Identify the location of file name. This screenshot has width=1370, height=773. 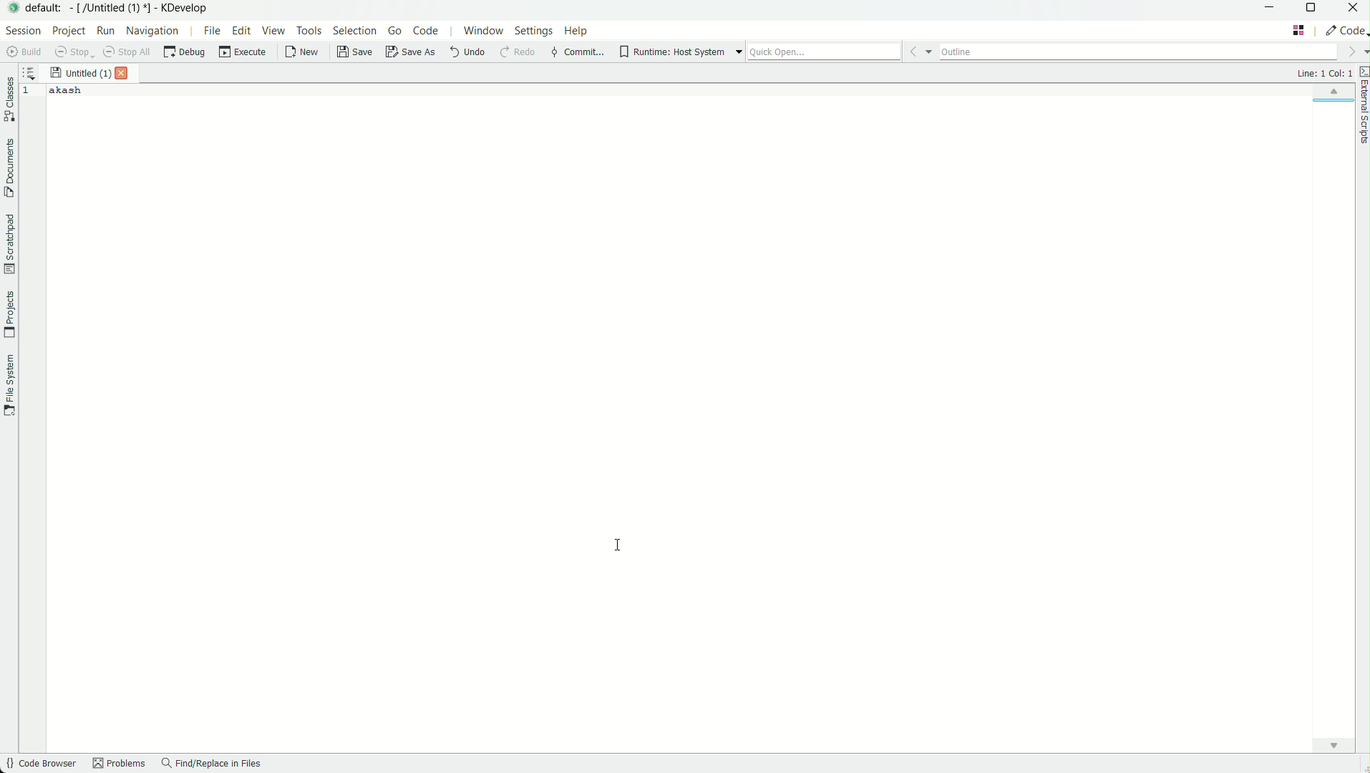
(112, 8).